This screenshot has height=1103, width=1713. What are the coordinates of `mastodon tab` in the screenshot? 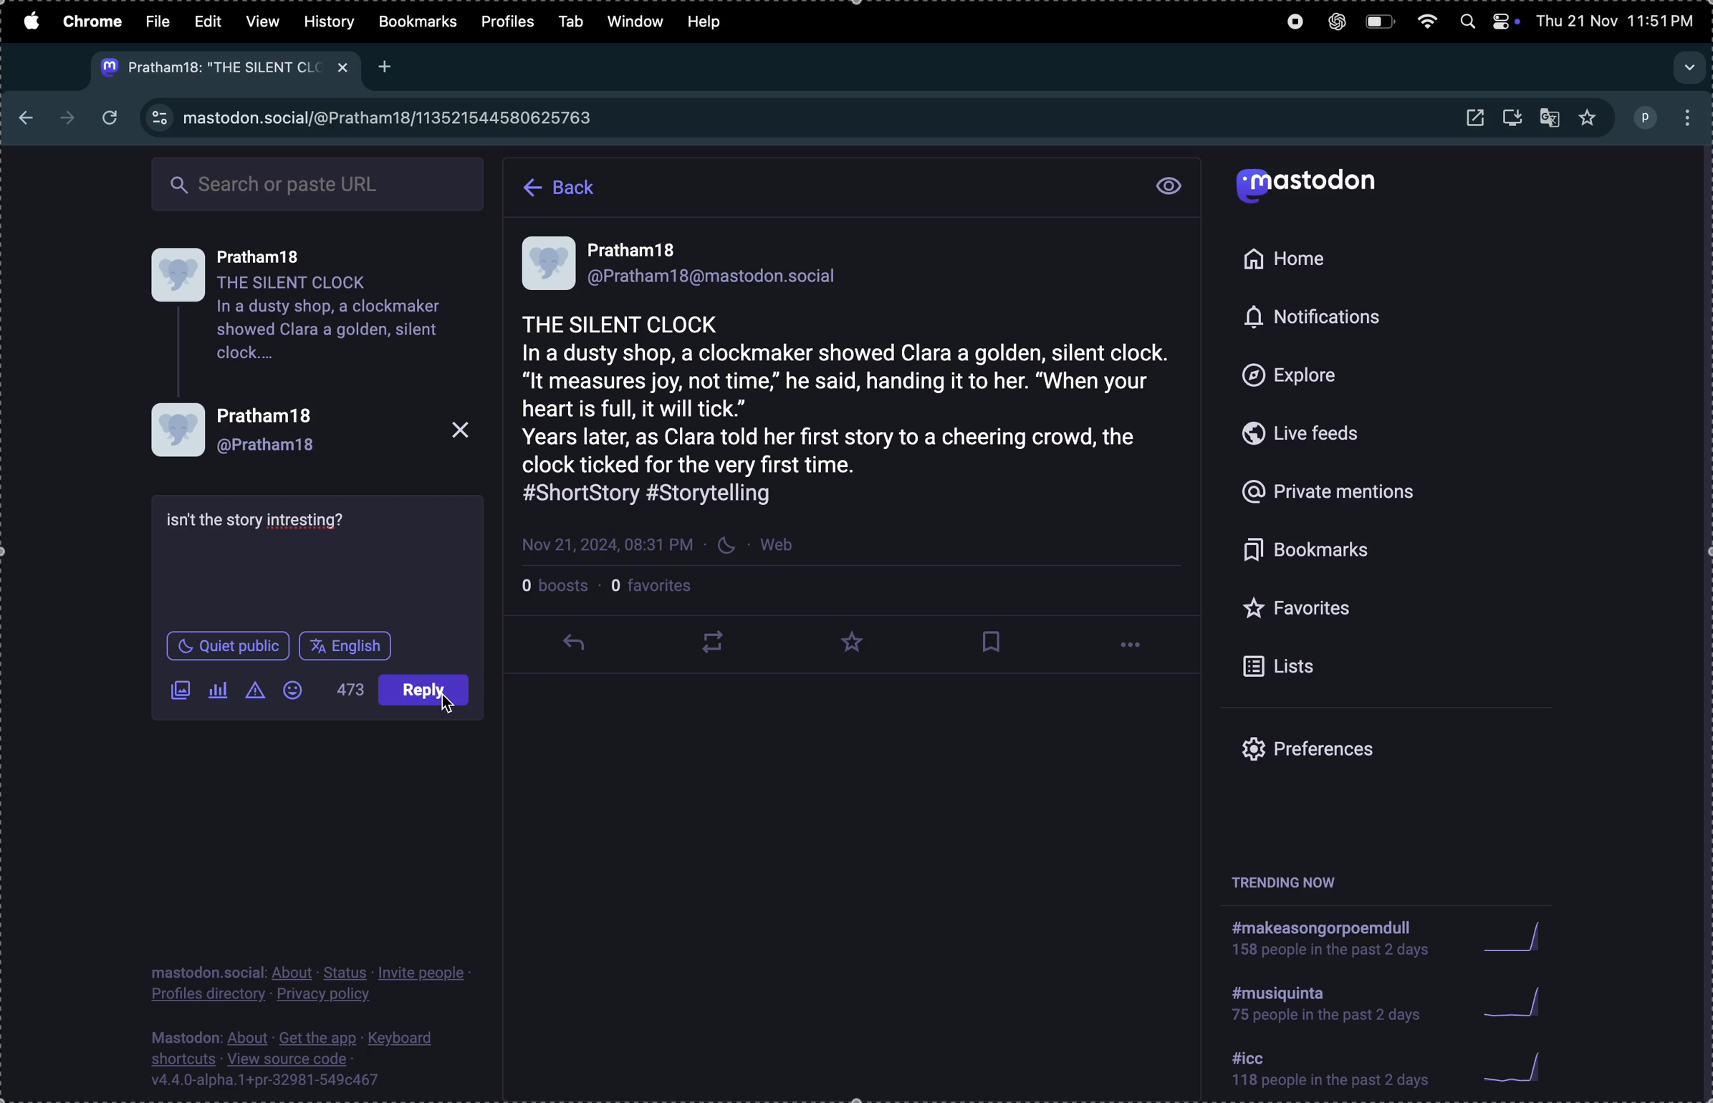 It's located at (219, 68).